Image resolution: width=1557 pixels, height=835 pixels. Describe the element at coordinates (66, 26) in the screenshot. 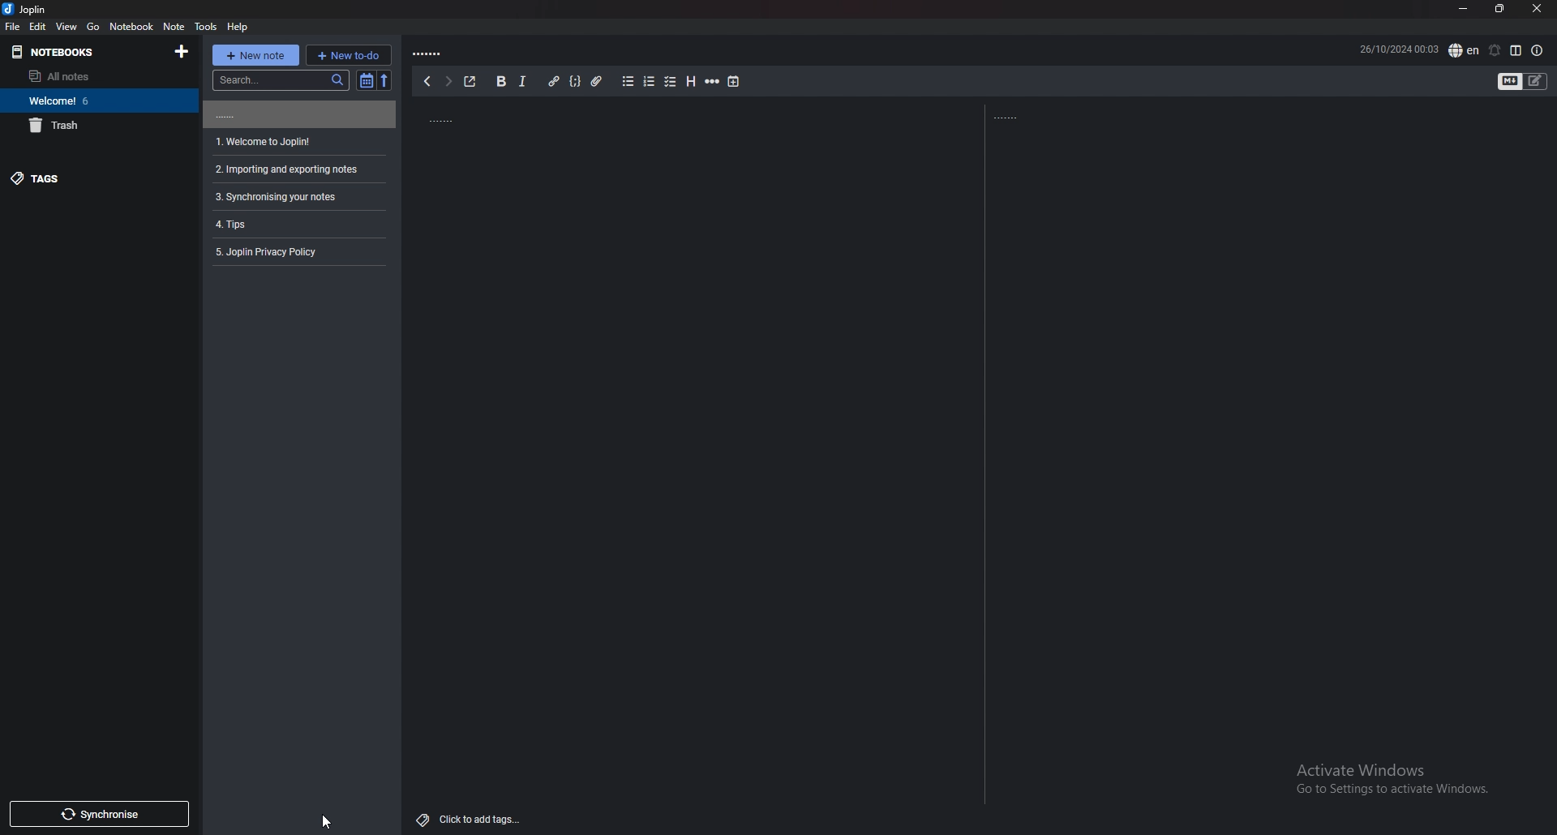

I see `view` at that location.